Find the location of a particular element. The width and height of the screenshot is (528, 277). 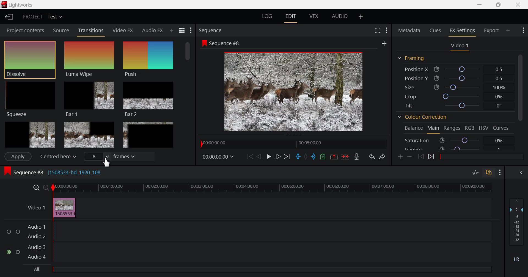

RGB is located at coordinates (470, 129).